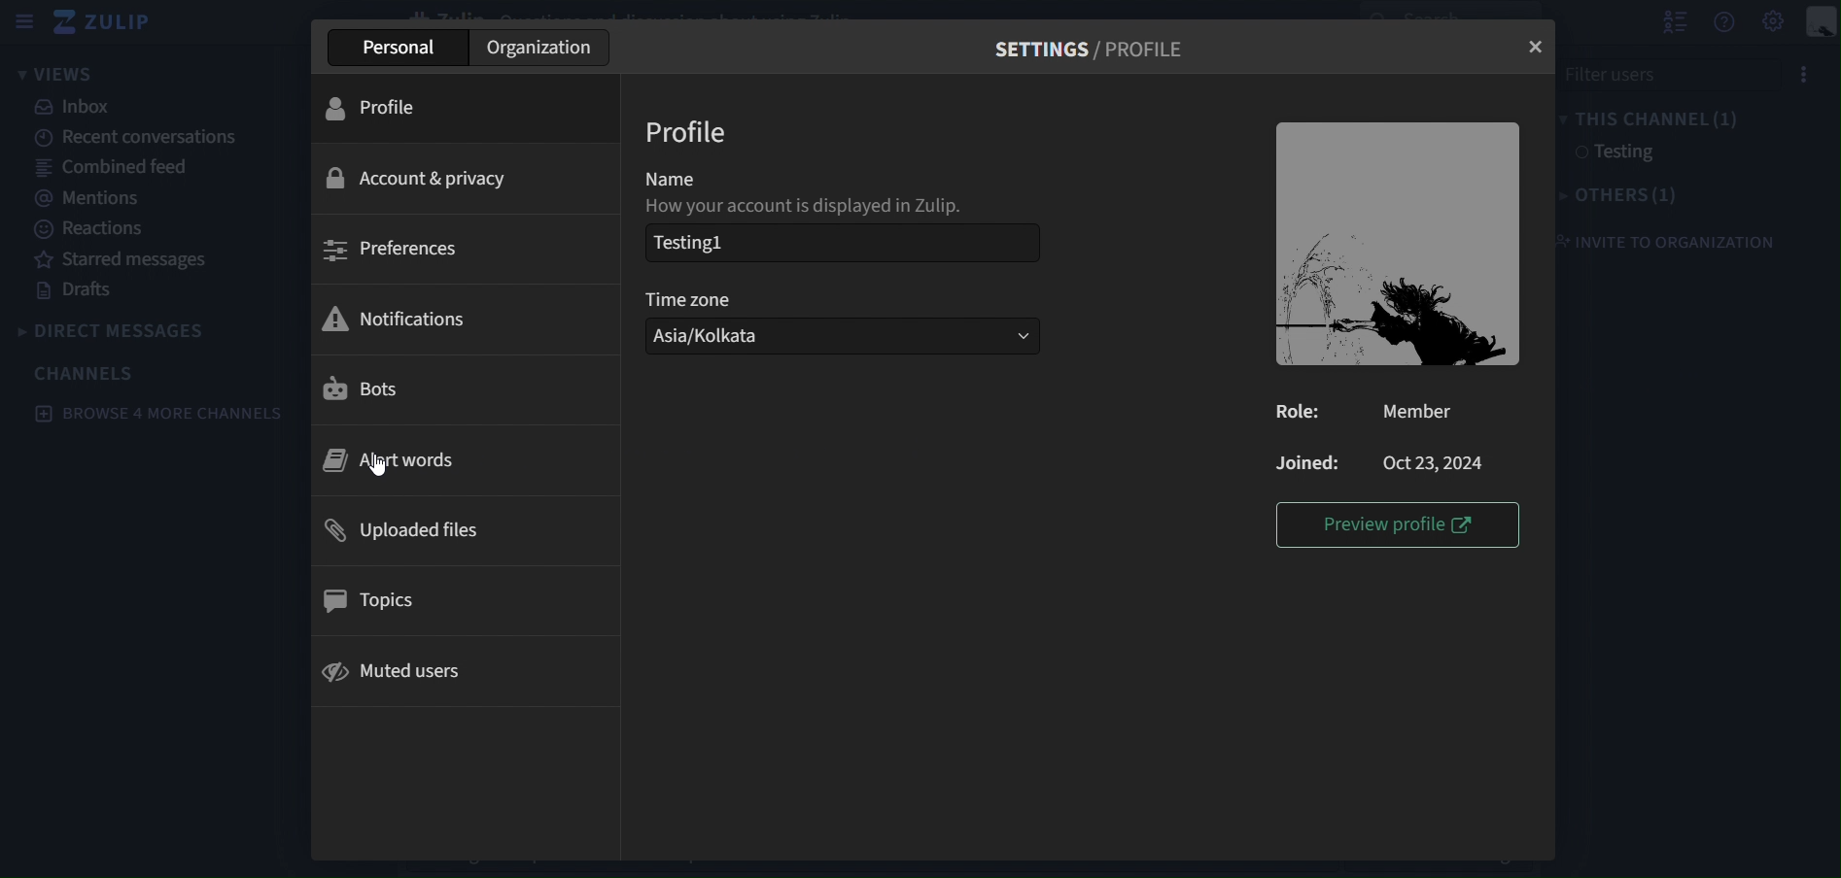  I want to click on this channel (1), so click(1653, 119).